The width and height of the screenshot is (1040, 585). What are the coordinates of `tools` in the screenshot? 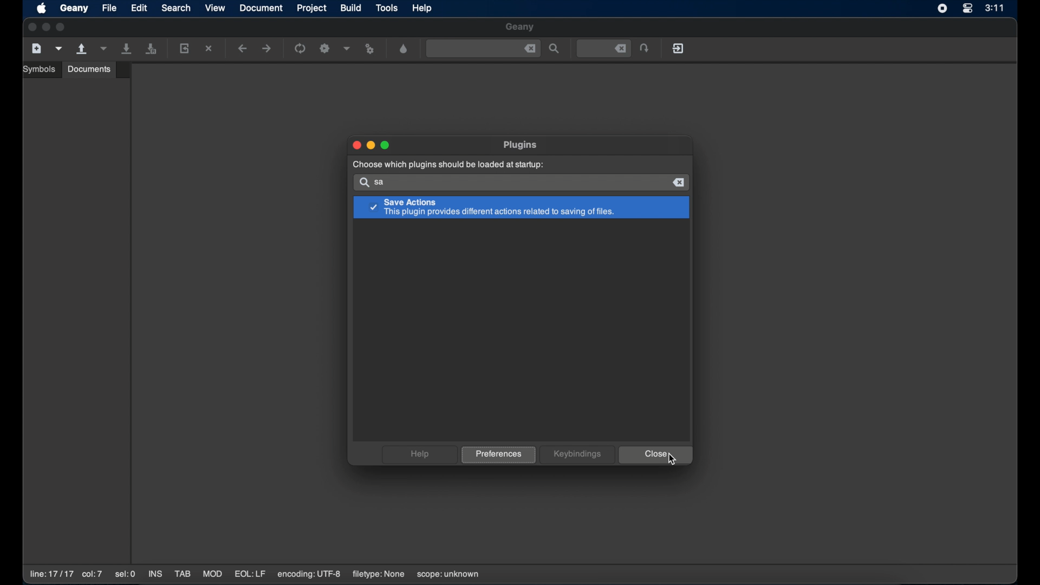 It's located at (387, 9).